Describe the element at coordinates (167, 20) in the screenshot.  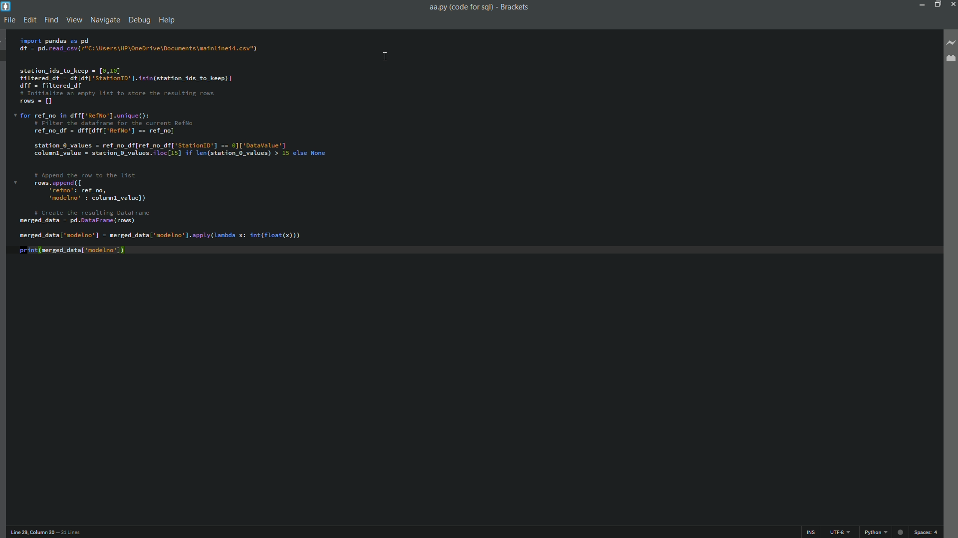
I see `help menu` at that location.